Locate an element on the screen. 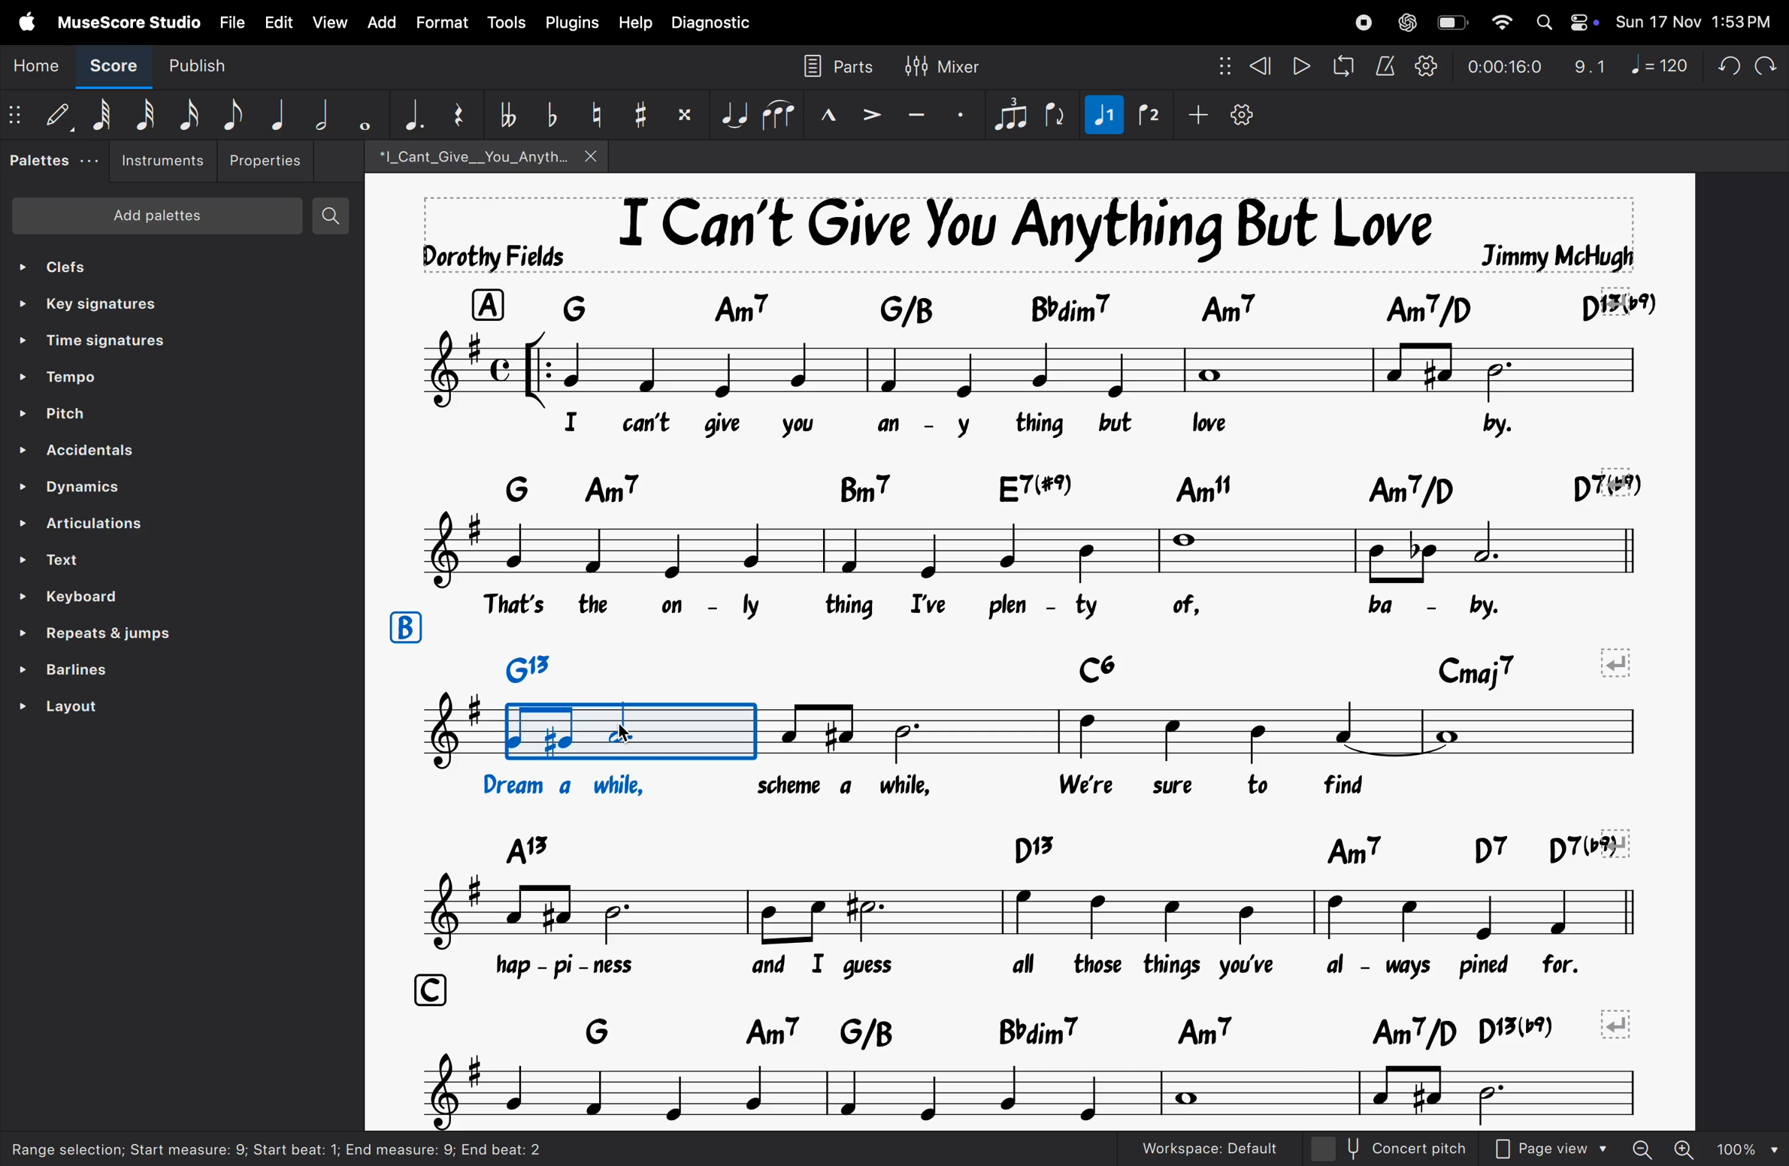 The height and width of the screenshot is (1166, 1789). search is located at coordinates (332, 213).